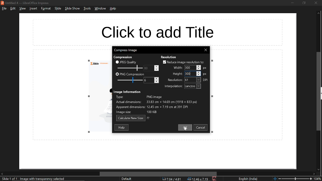  Describe the element at coordinates (87, 9) in the screenshot. I see `tools` at that location.